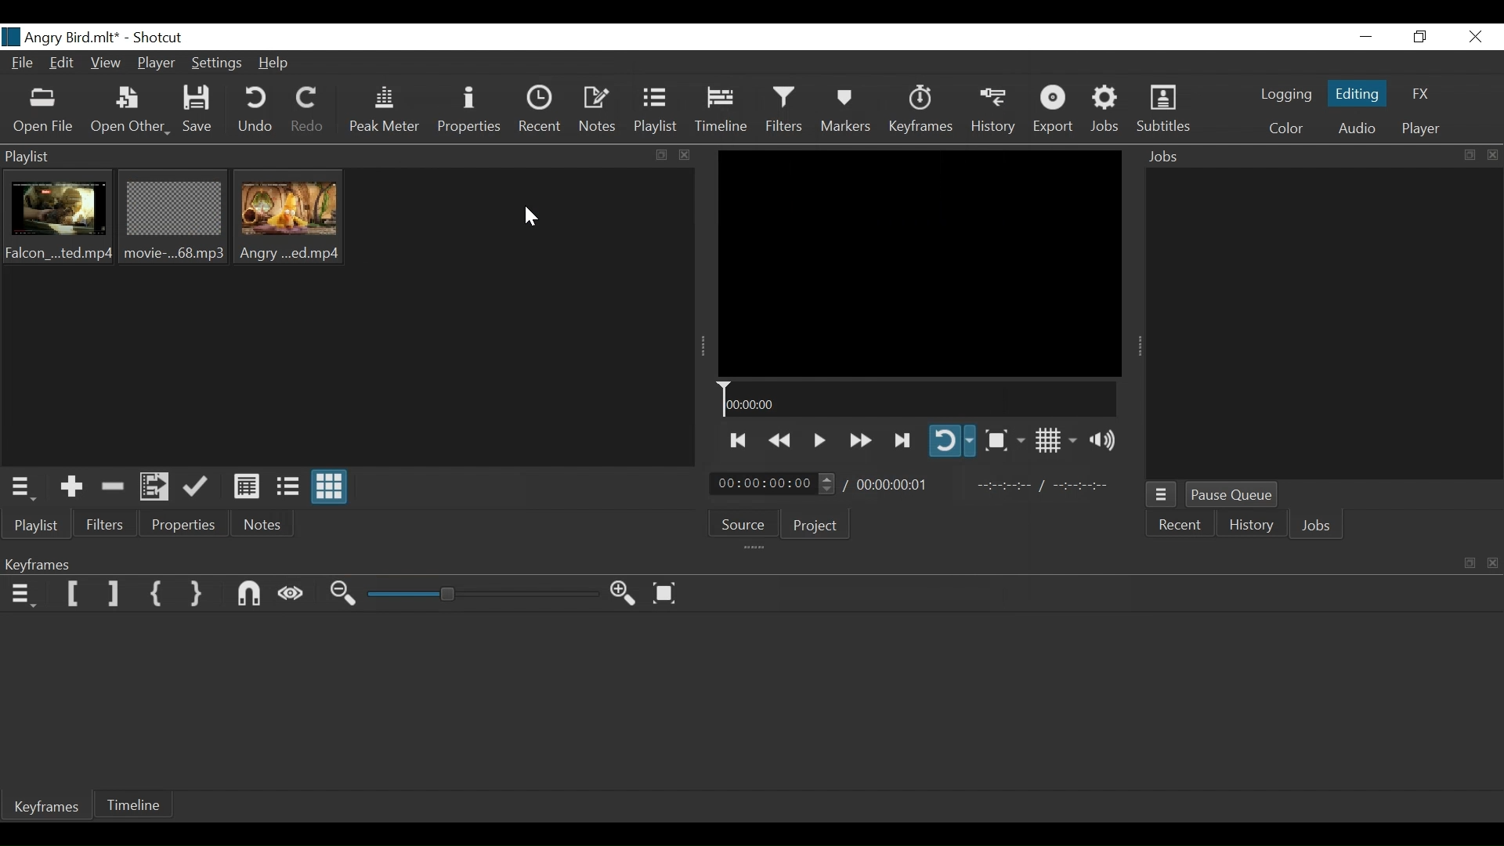 The image size is (1504, 846). Describe the element at coordinates (784, 110) in the screenshot. I see `Filters` at that location.